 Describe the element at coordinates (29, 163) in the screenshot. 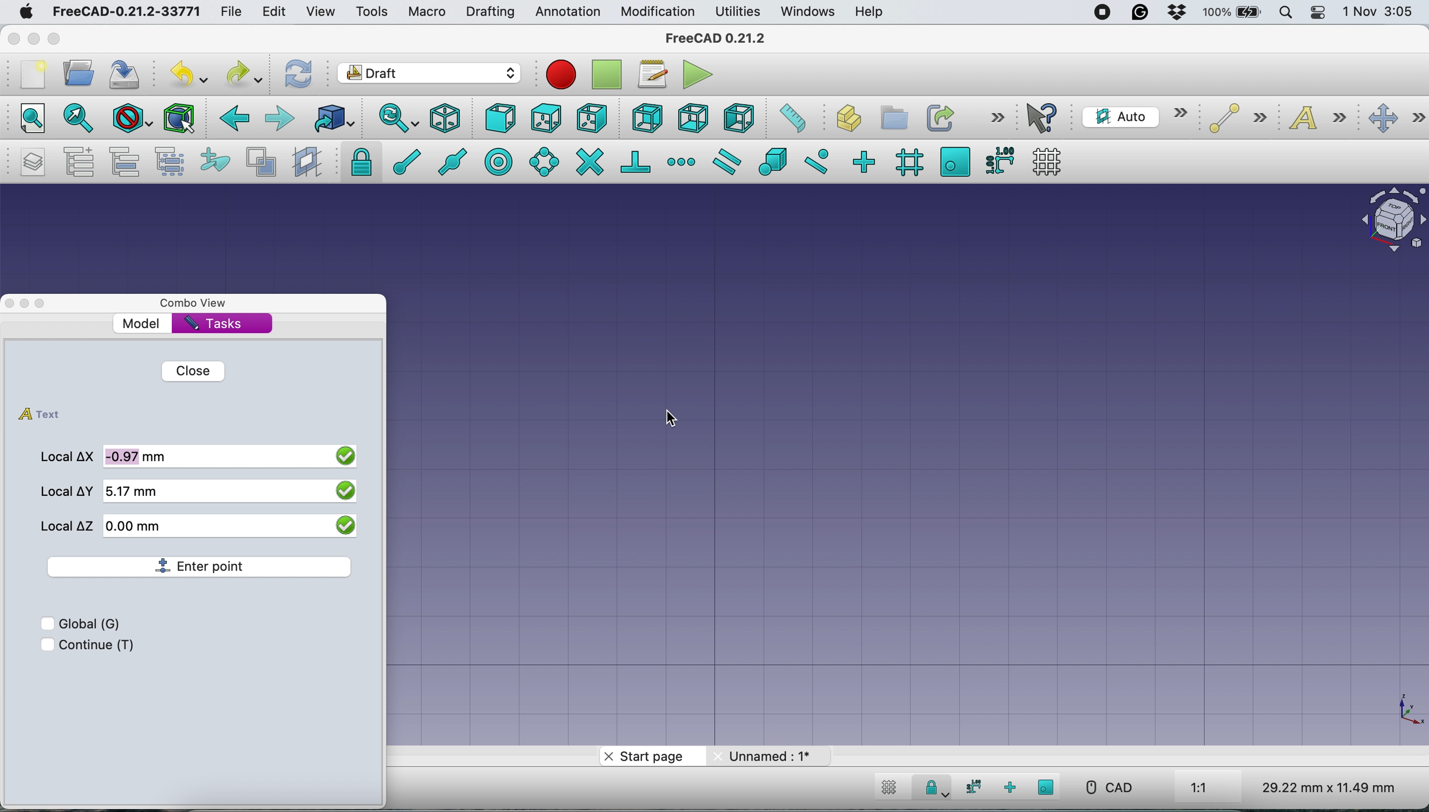

I see `manage layers` at that location.